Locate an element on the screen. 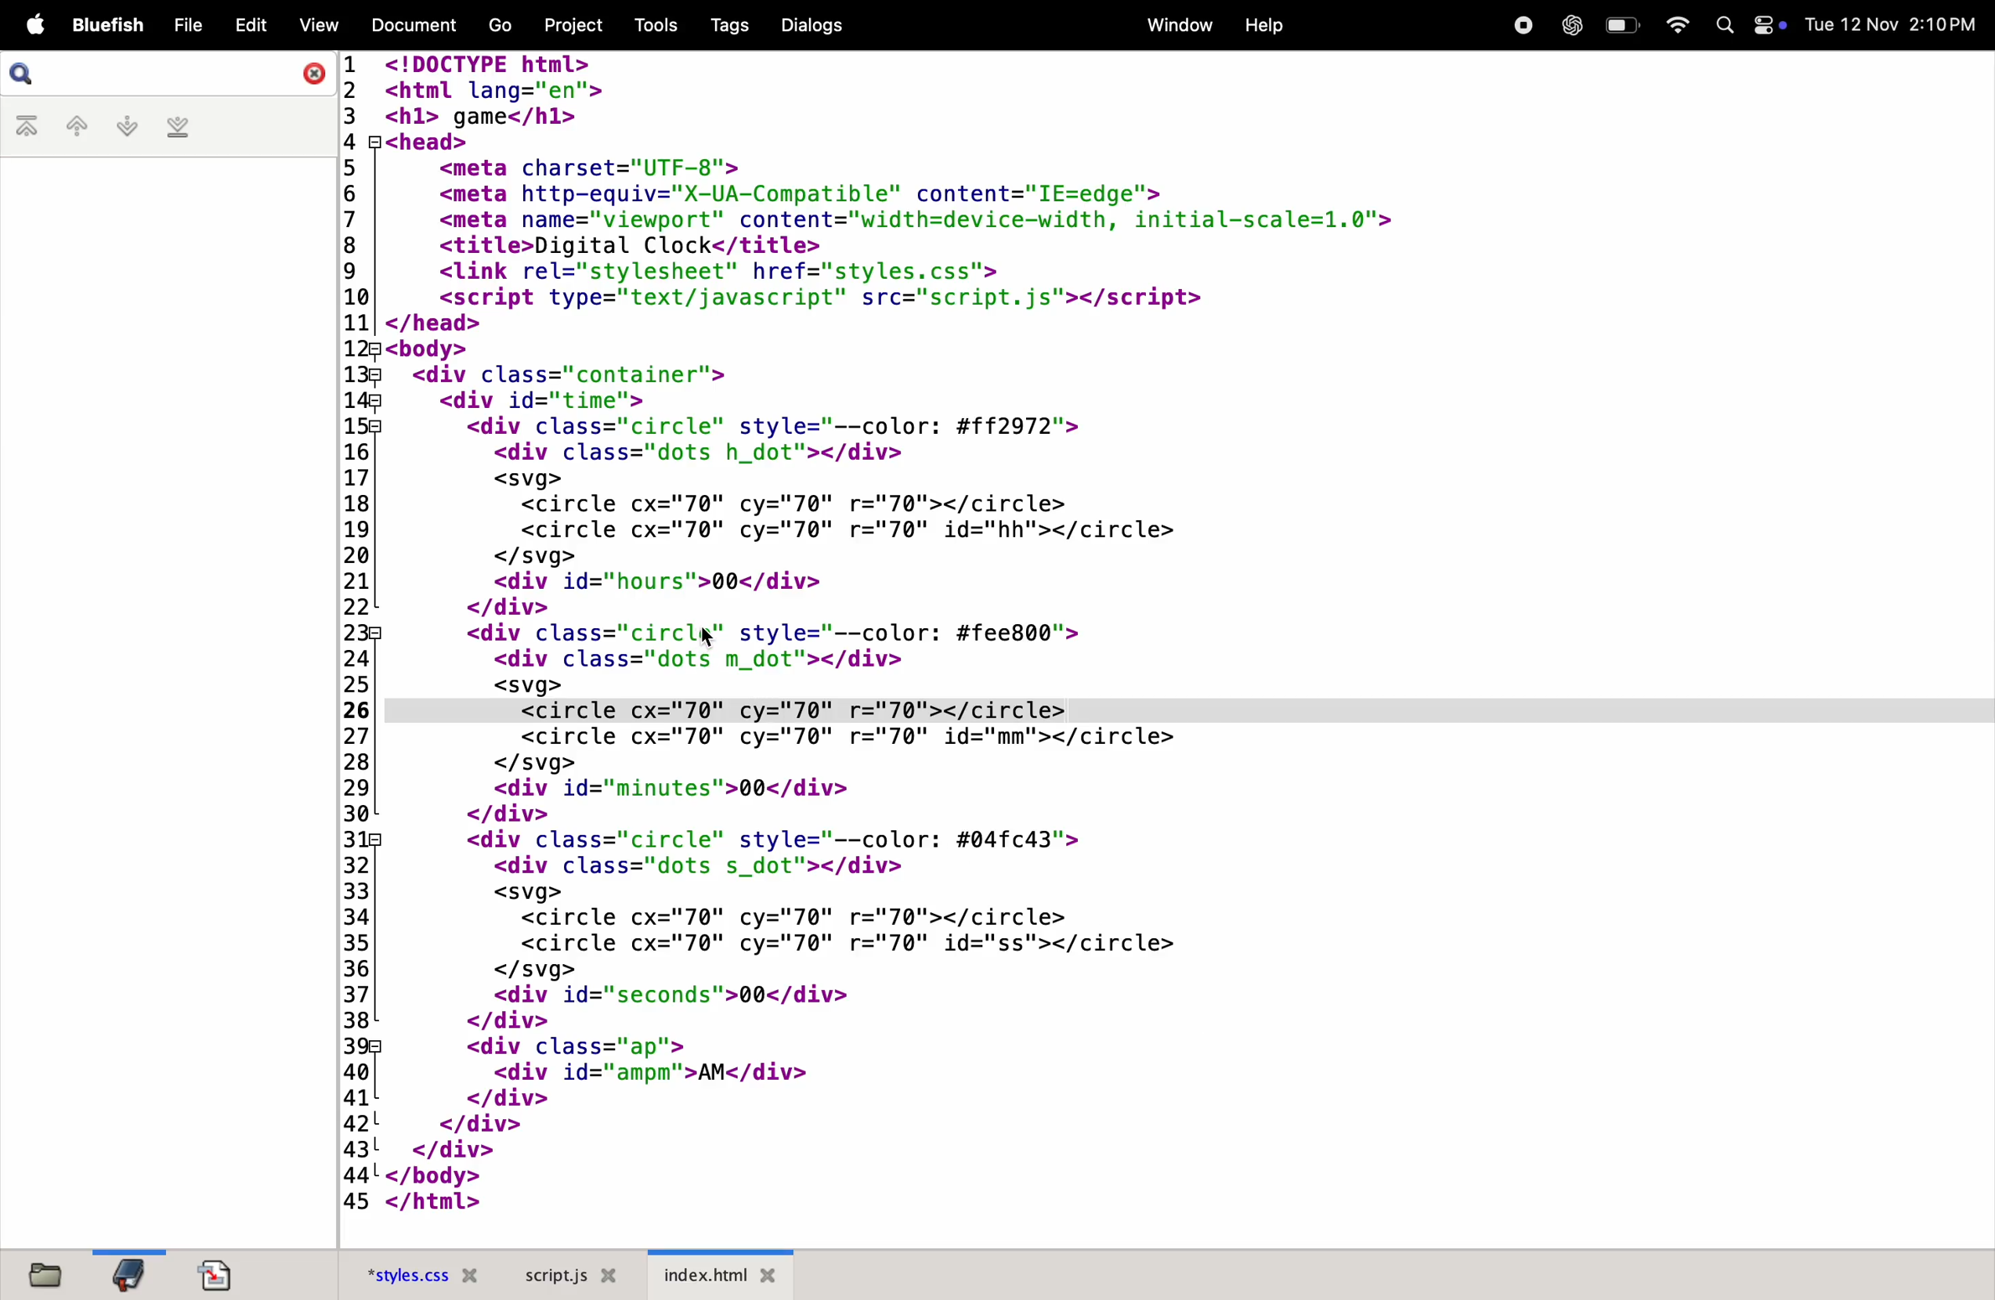 Image resolution: width=1995 pixels, height=1300 pixels. script.js is located at coordinates (567, 1276).